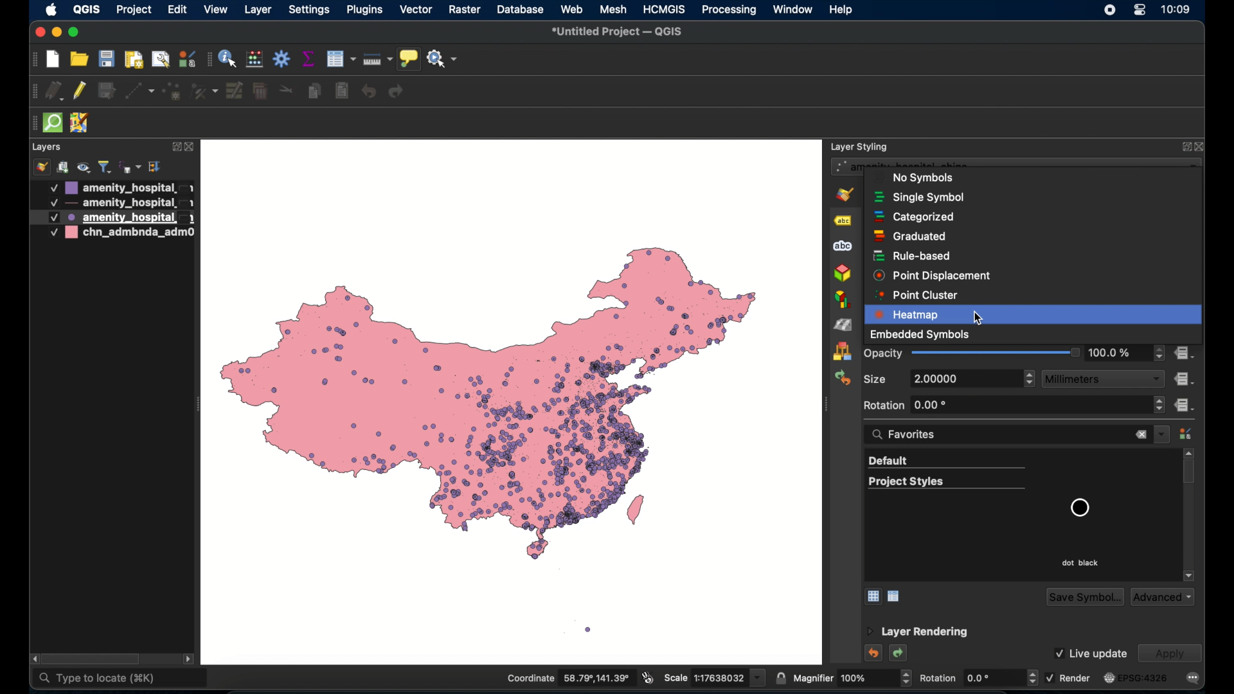  I want to click on close, so click(39, 33).